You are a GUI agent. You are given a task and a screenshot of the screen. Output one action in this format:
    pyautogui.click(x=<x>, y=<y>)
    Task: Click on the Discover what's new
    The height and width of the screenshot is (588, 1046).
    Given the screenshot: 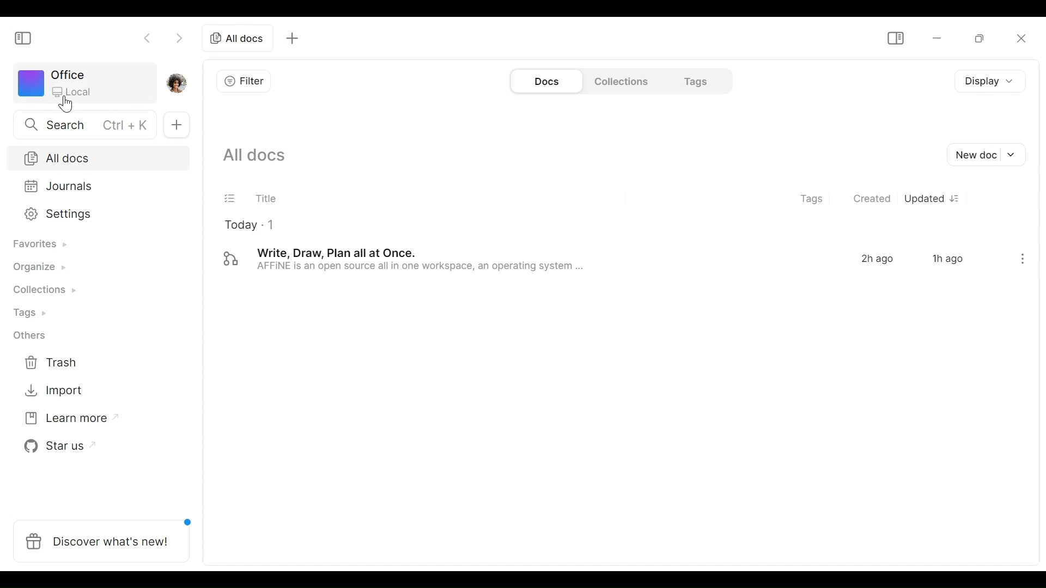 What is the action you would take?
    pyautogui.click(x=101, y=538)
    